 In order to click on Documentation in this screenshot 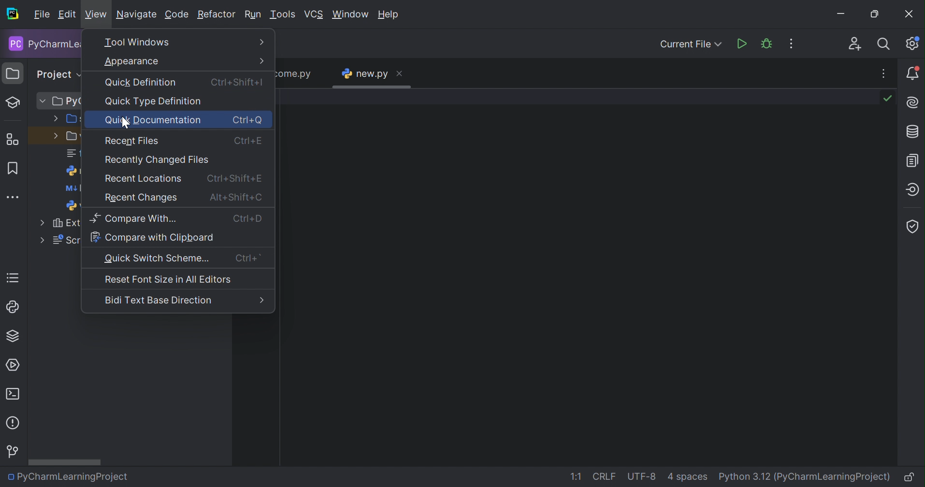, I will do `click(914, 160)`.